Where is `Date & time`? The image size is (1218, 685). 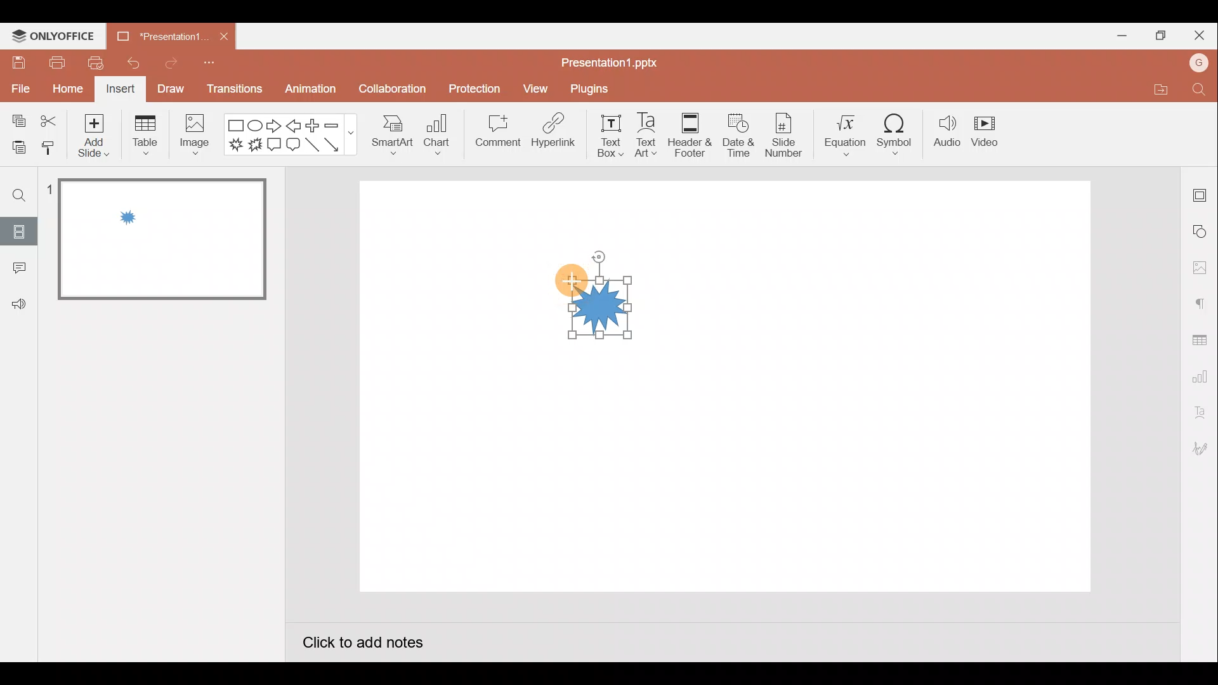
Date & time is located at coordinates (739, 135).